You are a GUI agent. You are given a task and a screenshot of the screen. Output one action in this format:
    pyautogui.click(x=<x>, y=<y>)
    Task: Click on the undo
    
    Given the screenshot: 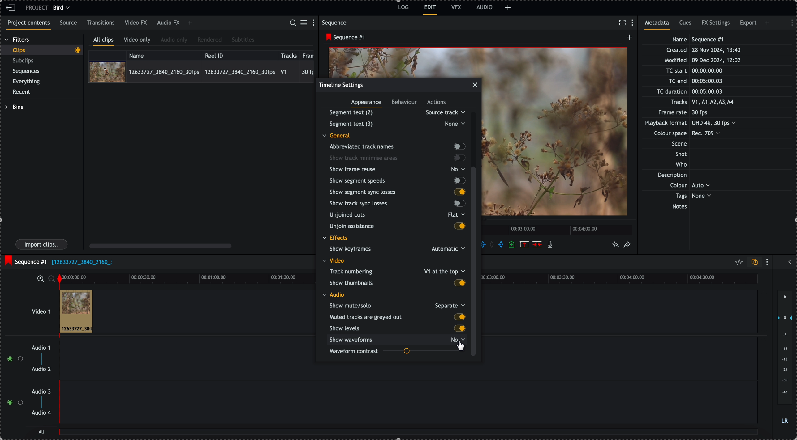 What is the action you would take?
    pyautogui.click(x=616, y=245)
    